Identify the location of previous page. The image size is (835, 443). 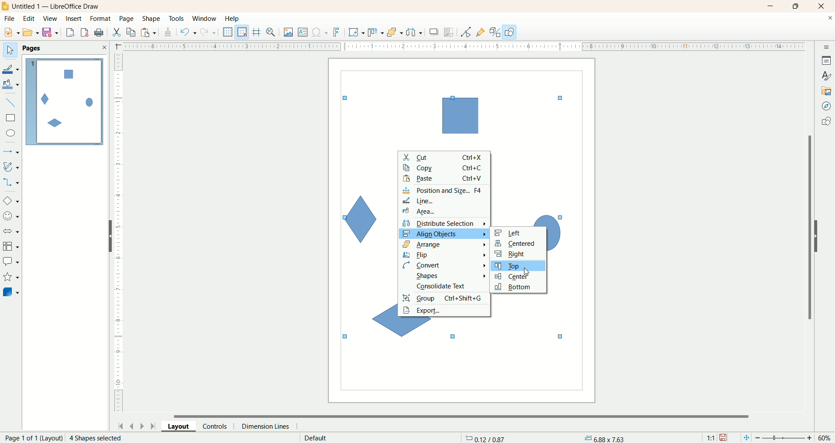
(131, 425).